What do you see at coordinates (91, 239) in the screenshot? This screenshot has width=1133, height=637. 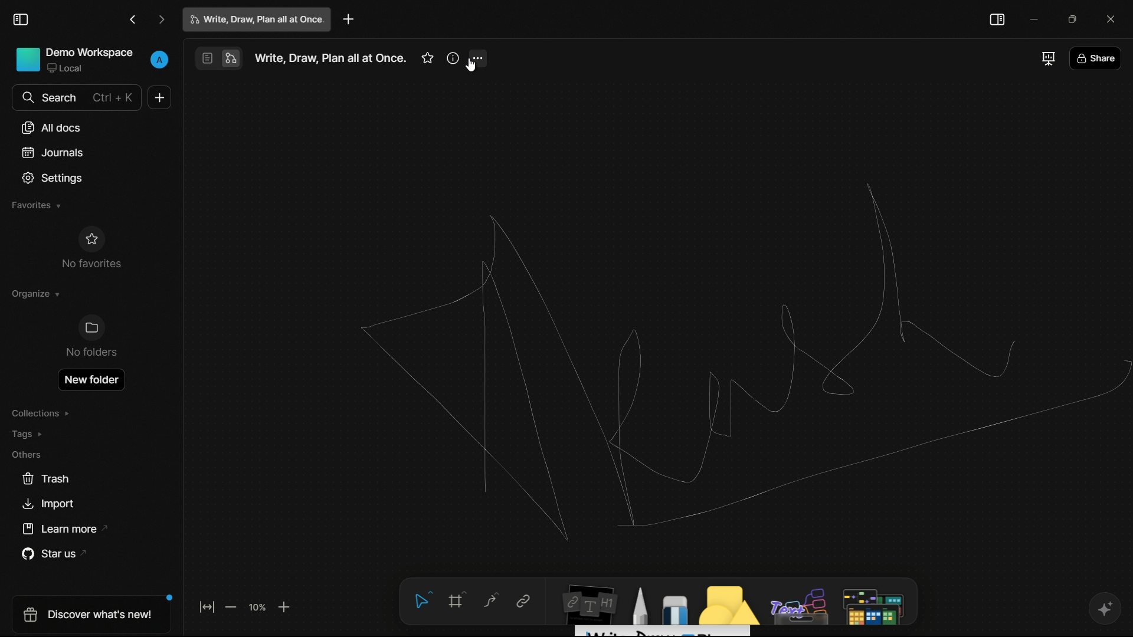 I see `Icon` at bounding box center [91, 239].